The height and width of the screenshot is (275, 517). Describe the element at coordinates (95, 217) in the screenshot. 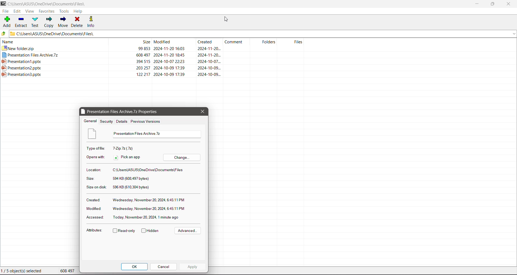

I see `Accessed` at that location.